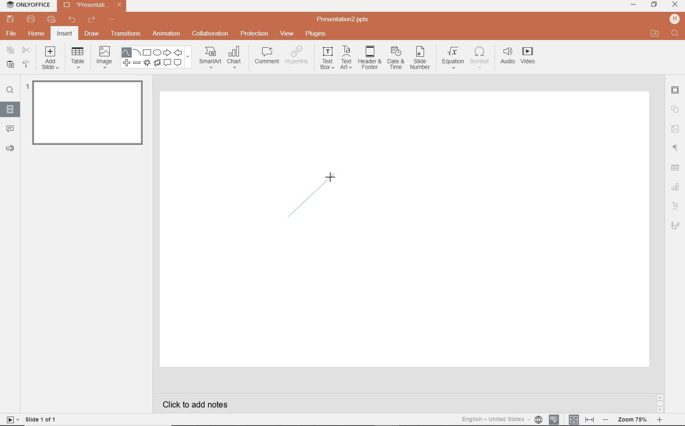 This screenshot has width=685, height=426. Describe the element at coordinates (198, 404) in the screenshot. I see `CLICK TO ADD NOTES` at that location.